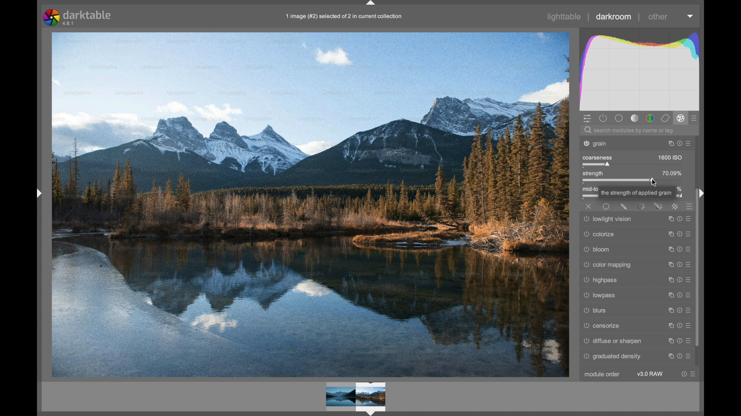 The width and height of the screenshot is (741, 416). Describe the element at coordinates (624, 207) in the screenshot. I see `drawn mask` at that location.